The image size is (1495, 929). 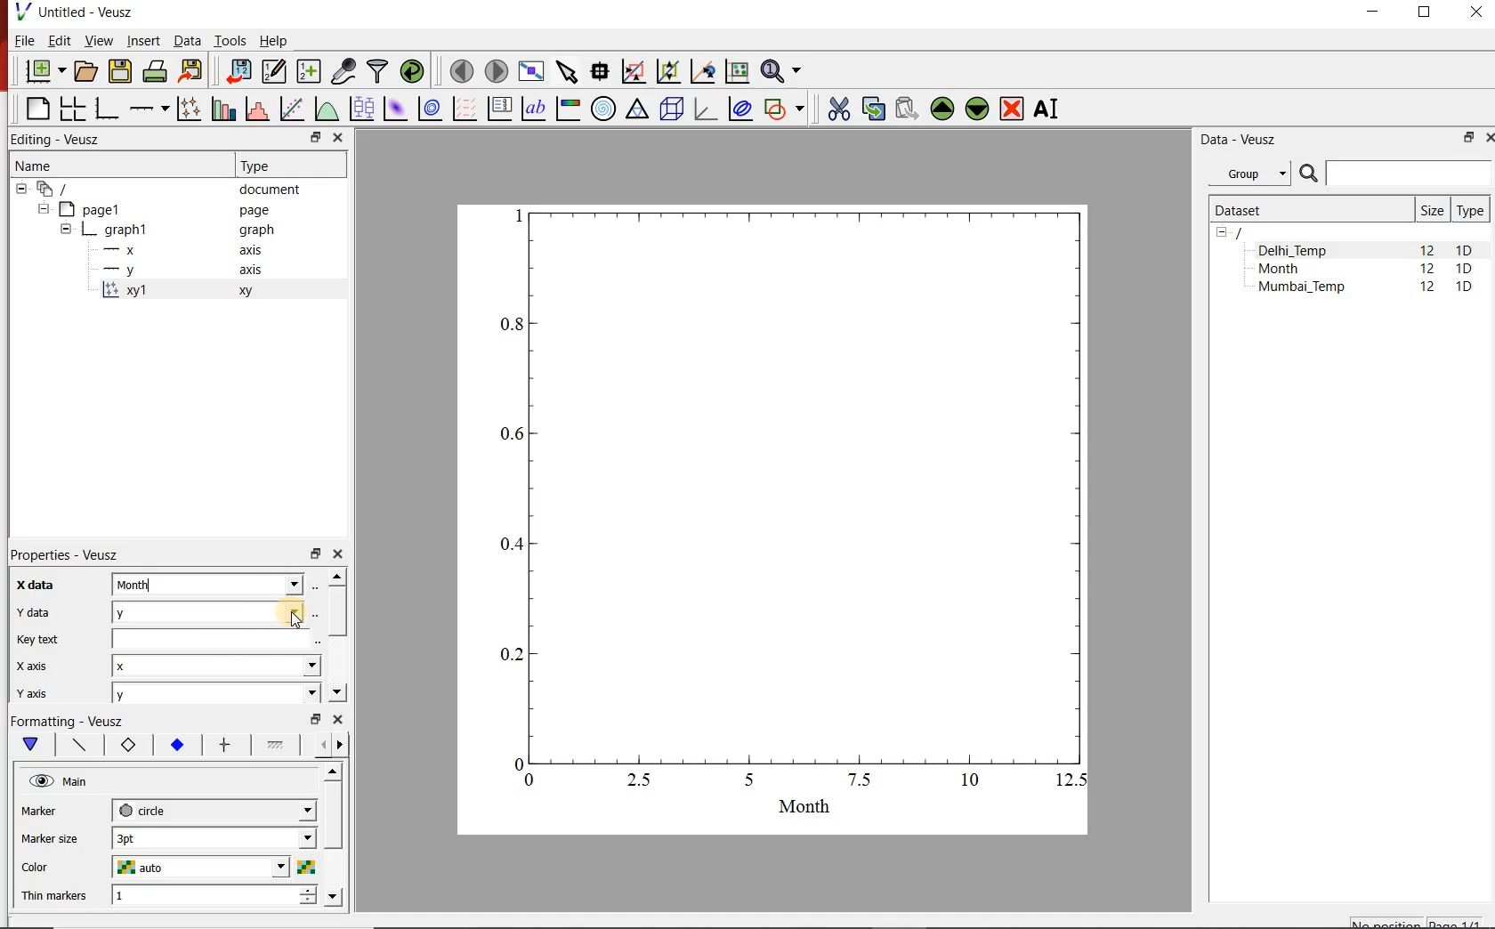 What do you see at coordinates (147, 109) in the screenshot?
I see `Add an axis to the plot` at bounding box center [147, 109].